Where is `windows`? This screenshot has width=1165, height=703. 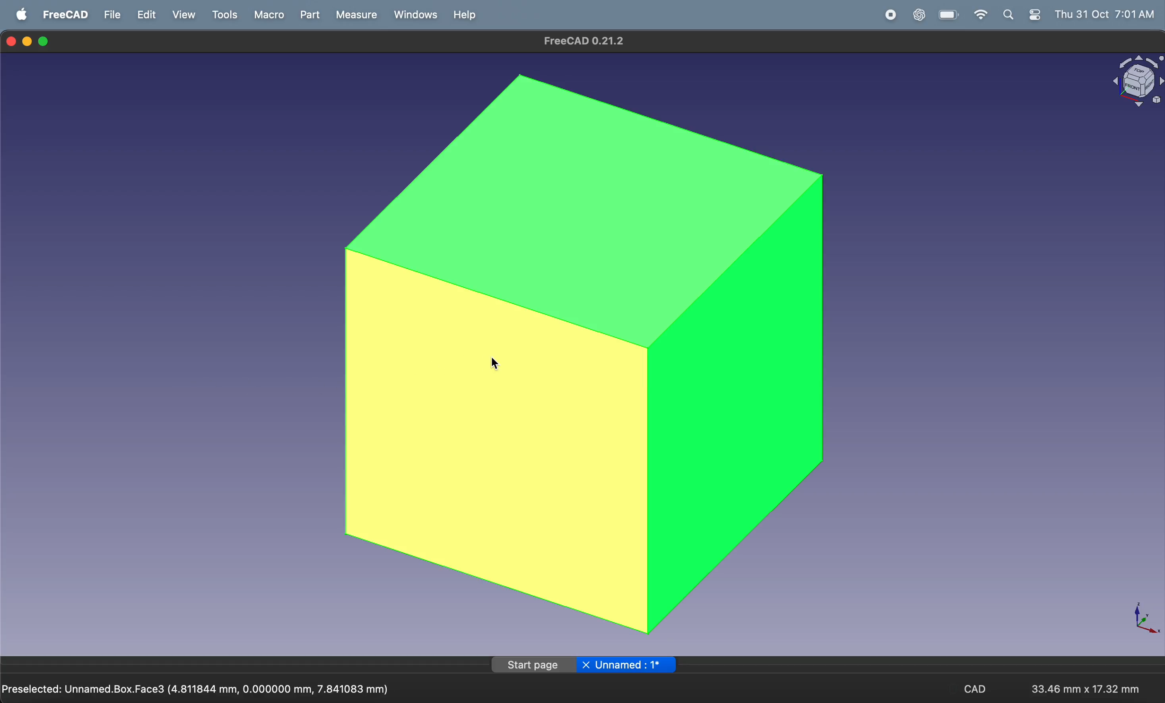 windows is located at coordinates (415, 15).